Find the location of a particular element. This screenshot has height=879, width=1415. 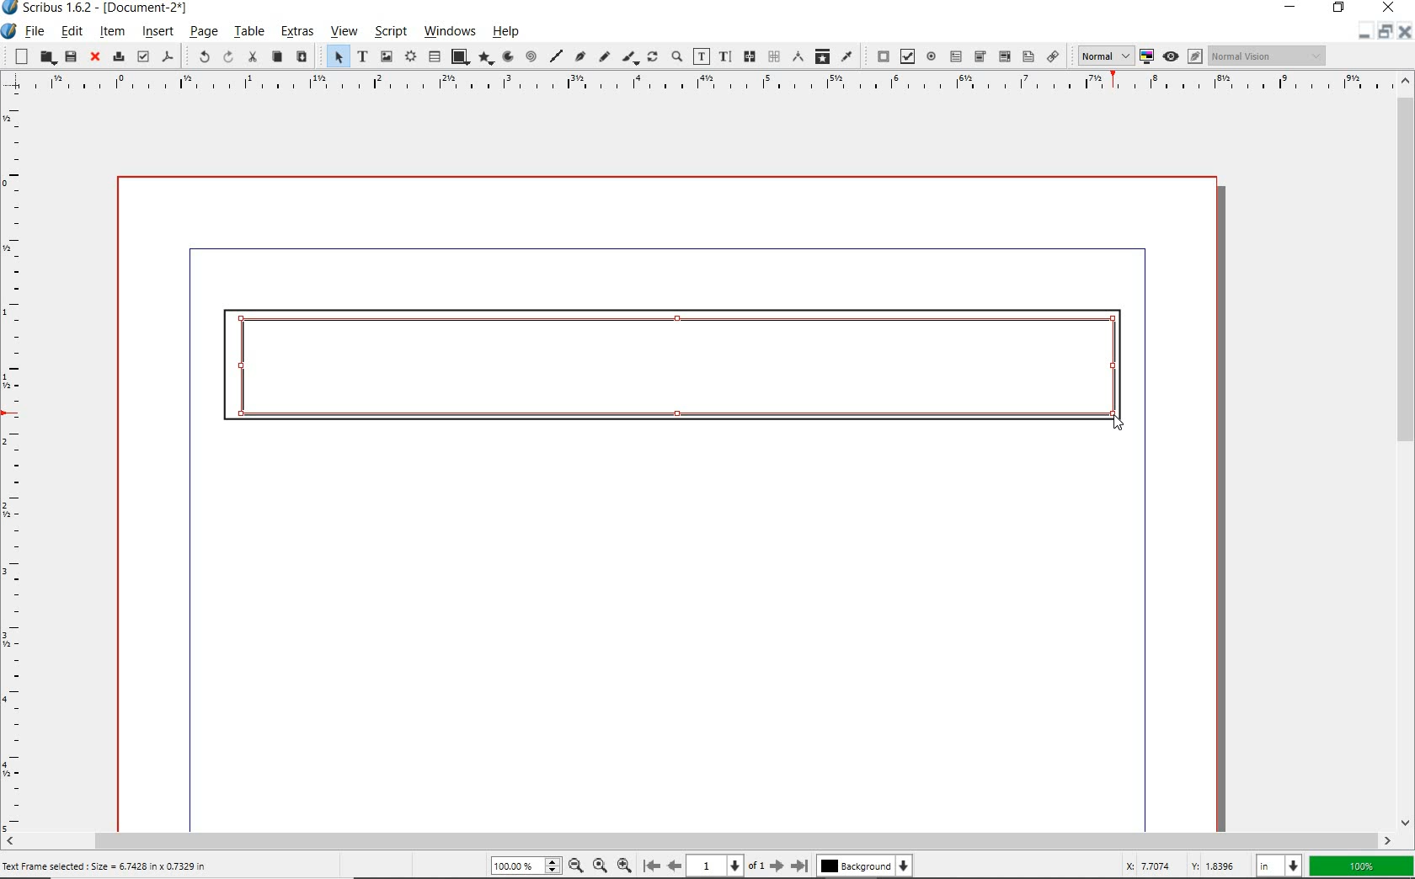

Polygon selected : Size = 6.9239 in x 0.8416 in is located at coordinates (102, 865).